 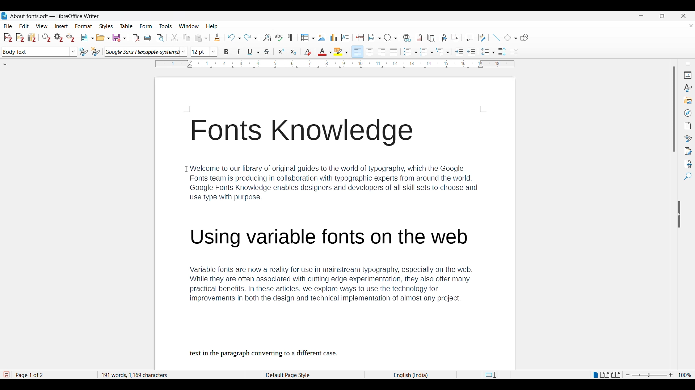 What do you see at coordinates (688, 64) in the screenshot?
I see `Sidebar settings` at bounding box center [688, 64].